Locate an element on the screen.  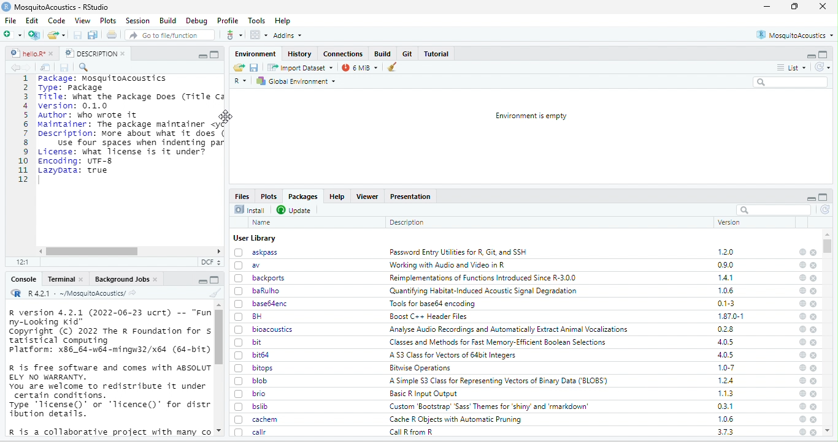
brio is located at coordinates (250, 393).